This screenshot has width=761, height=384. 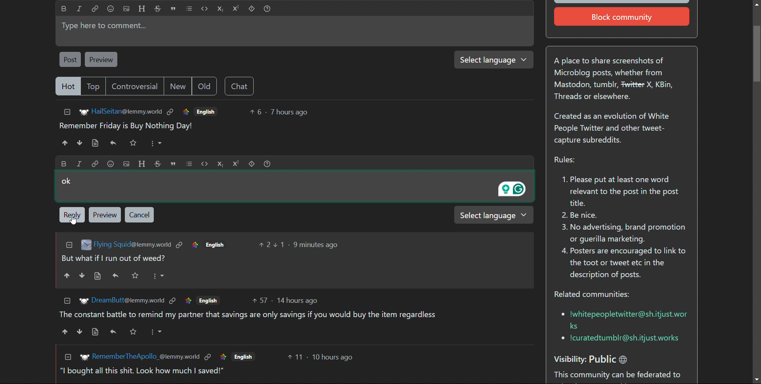 I want to click on upvote, so click(x=66, y=276).